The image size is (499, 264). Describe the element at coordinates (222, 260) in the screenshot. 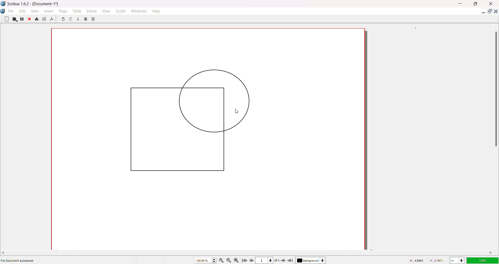

I see `Zoom out` at that location.